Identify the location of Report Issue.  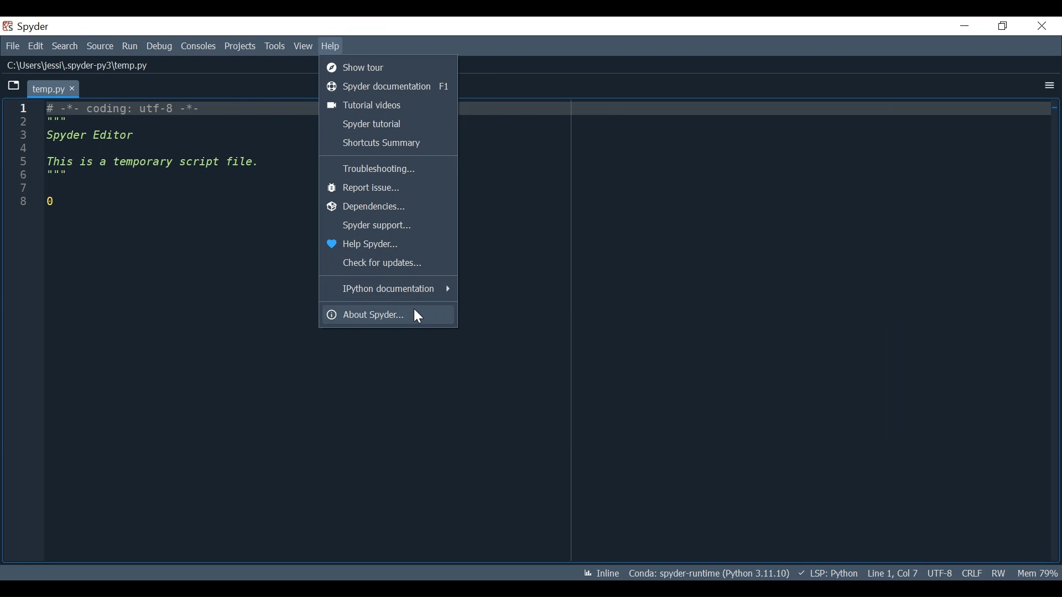
(387, 189).